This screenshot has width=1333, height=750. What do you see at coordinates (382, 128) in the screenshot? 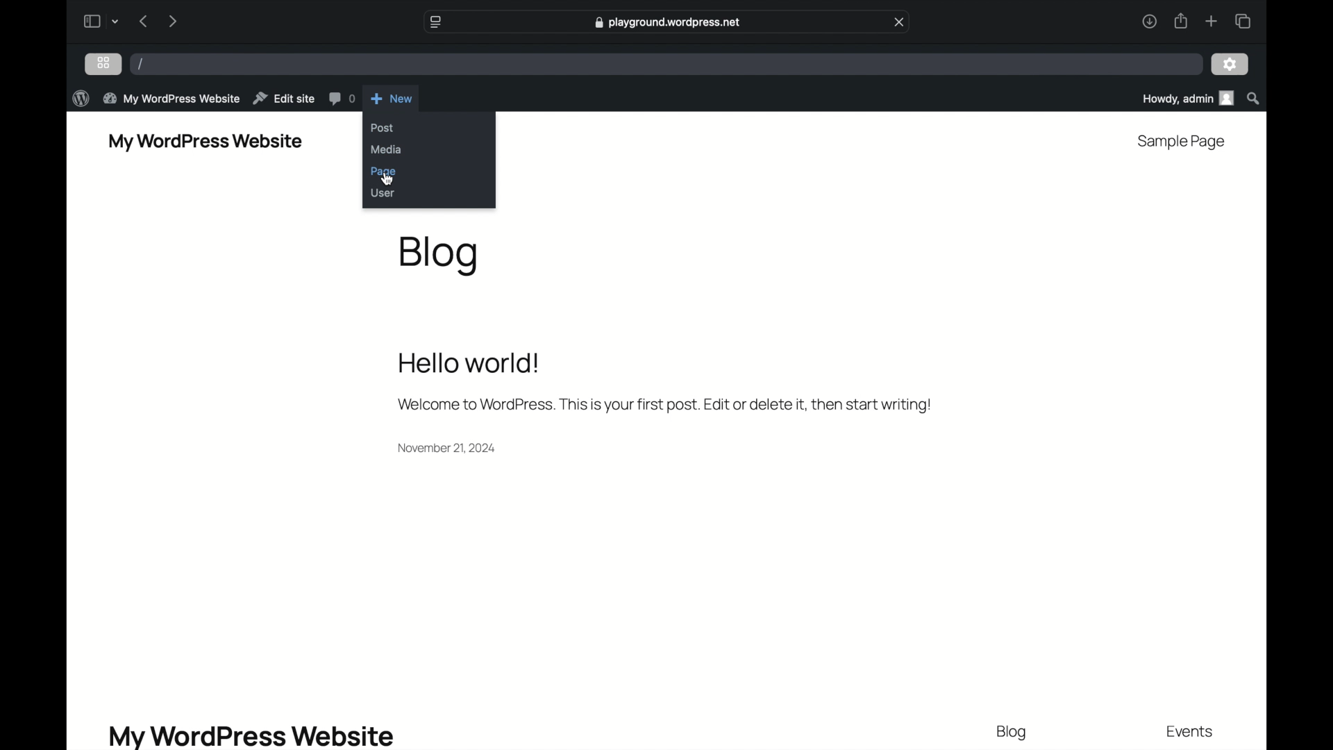
I see `post` at bounding box center [382, 128].